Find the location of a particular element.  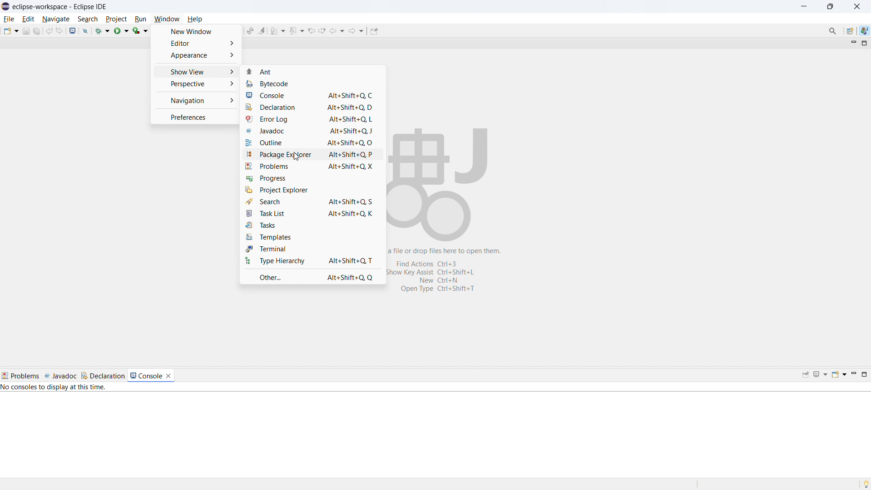

terminal is located at coordinates (312, 249).